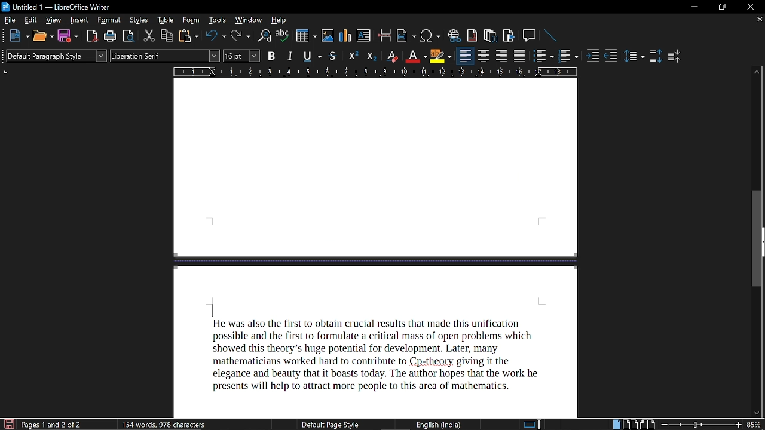 The height and width of the screenshot is (430, 765). Describe the element at coordinates (550, 35) in the screenshot. I see `Line` at that location.